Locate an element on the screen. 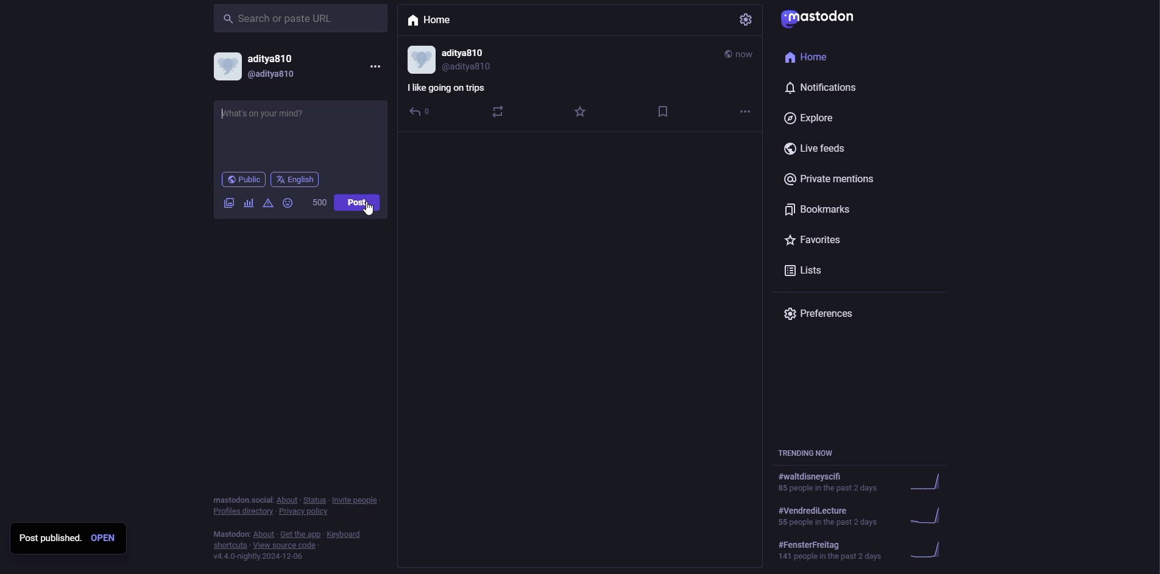  lists is located at coordinates (811, 271).